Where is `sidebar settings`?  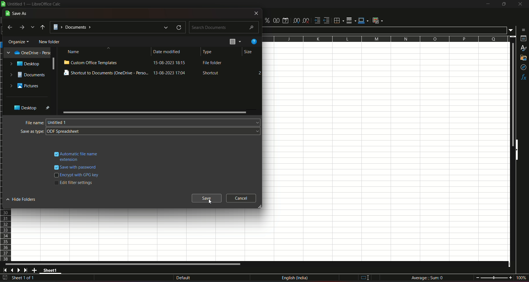 sidebar settings is located at coordinates (522, 29).